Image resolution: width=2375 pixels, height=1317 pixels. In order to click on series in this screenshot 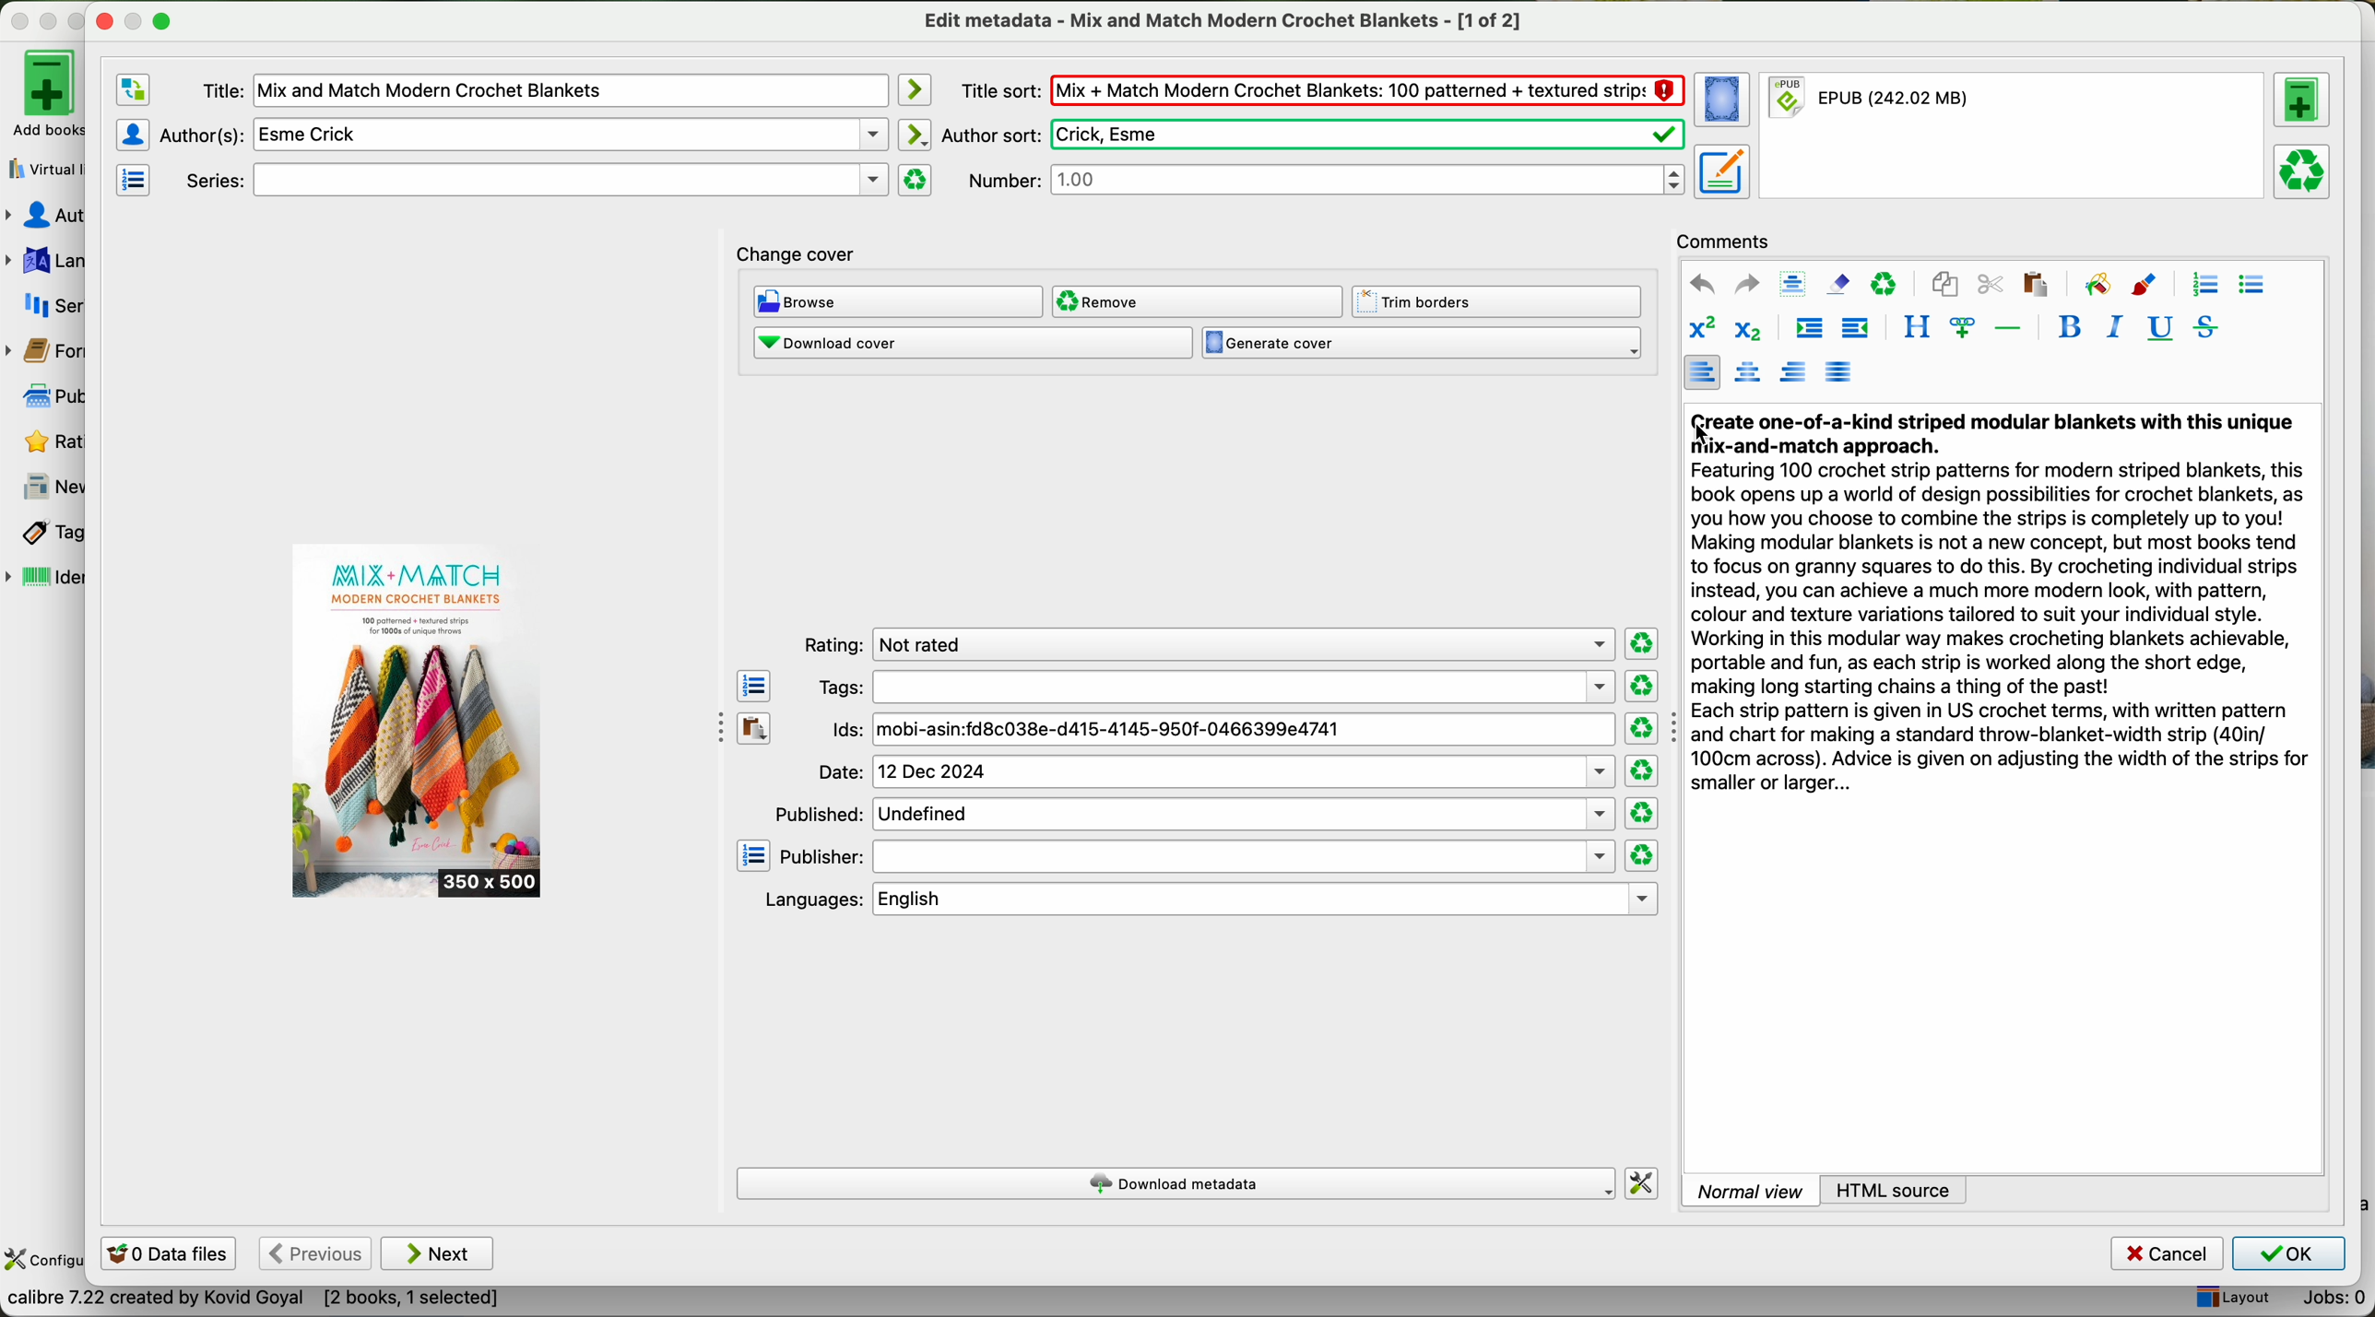, I will do `click(533, 181)`.